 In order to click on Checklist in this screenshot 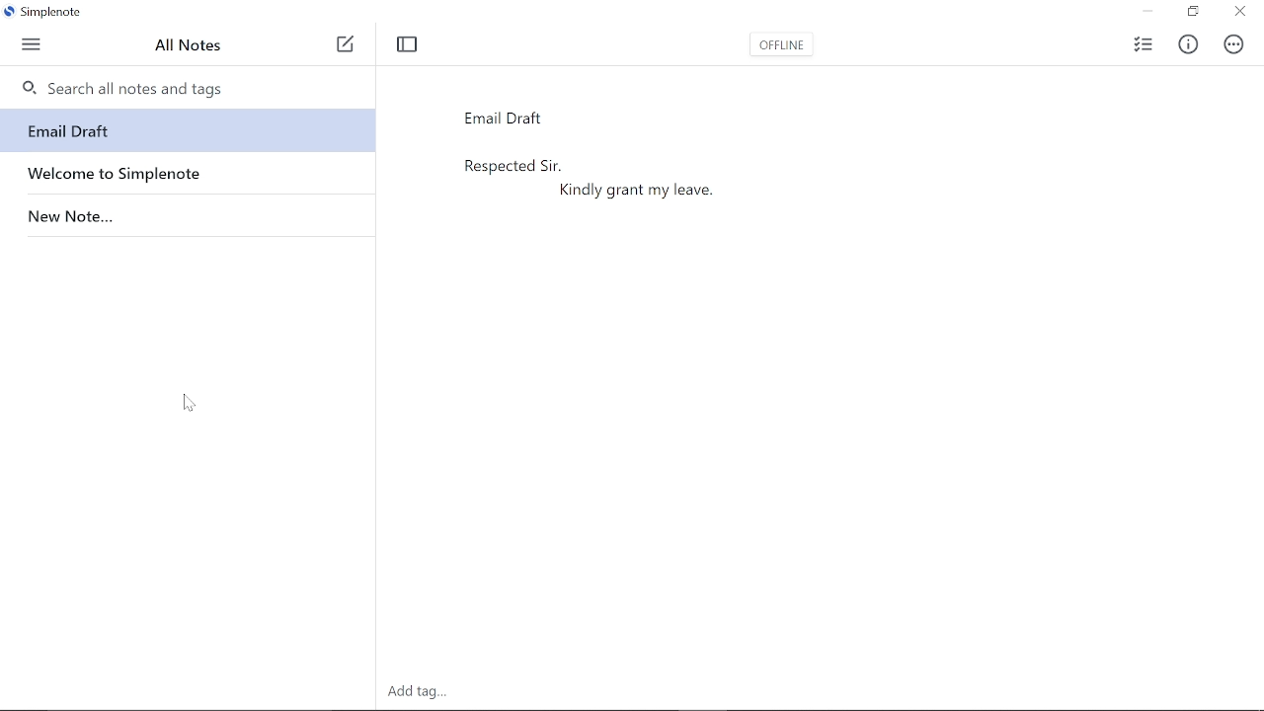, I will do `click(1143, 44)`.